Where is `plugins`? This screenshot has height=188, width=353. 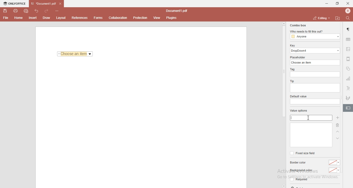 plugins is located at coordinates (172, 18).